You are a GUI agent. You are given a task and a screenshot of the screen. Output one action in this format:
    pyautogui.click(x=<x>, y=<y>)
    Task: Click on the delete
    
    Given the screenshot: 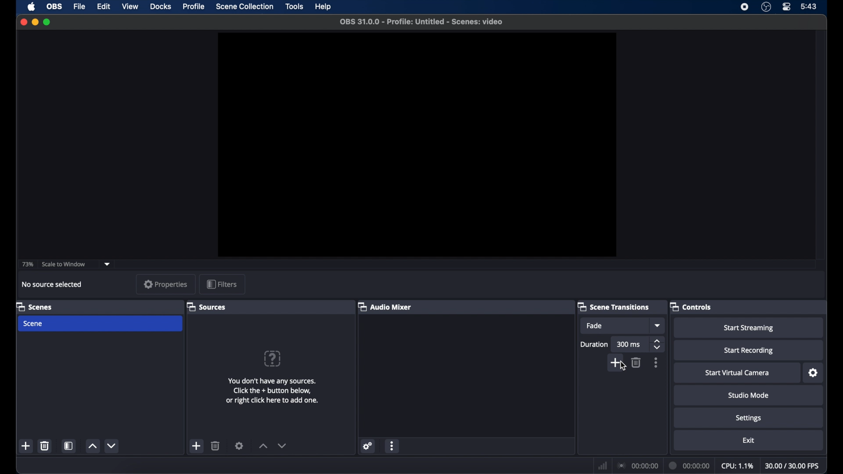 What is the action you would take?
    pyautogui.click(x=637, y=362)
    